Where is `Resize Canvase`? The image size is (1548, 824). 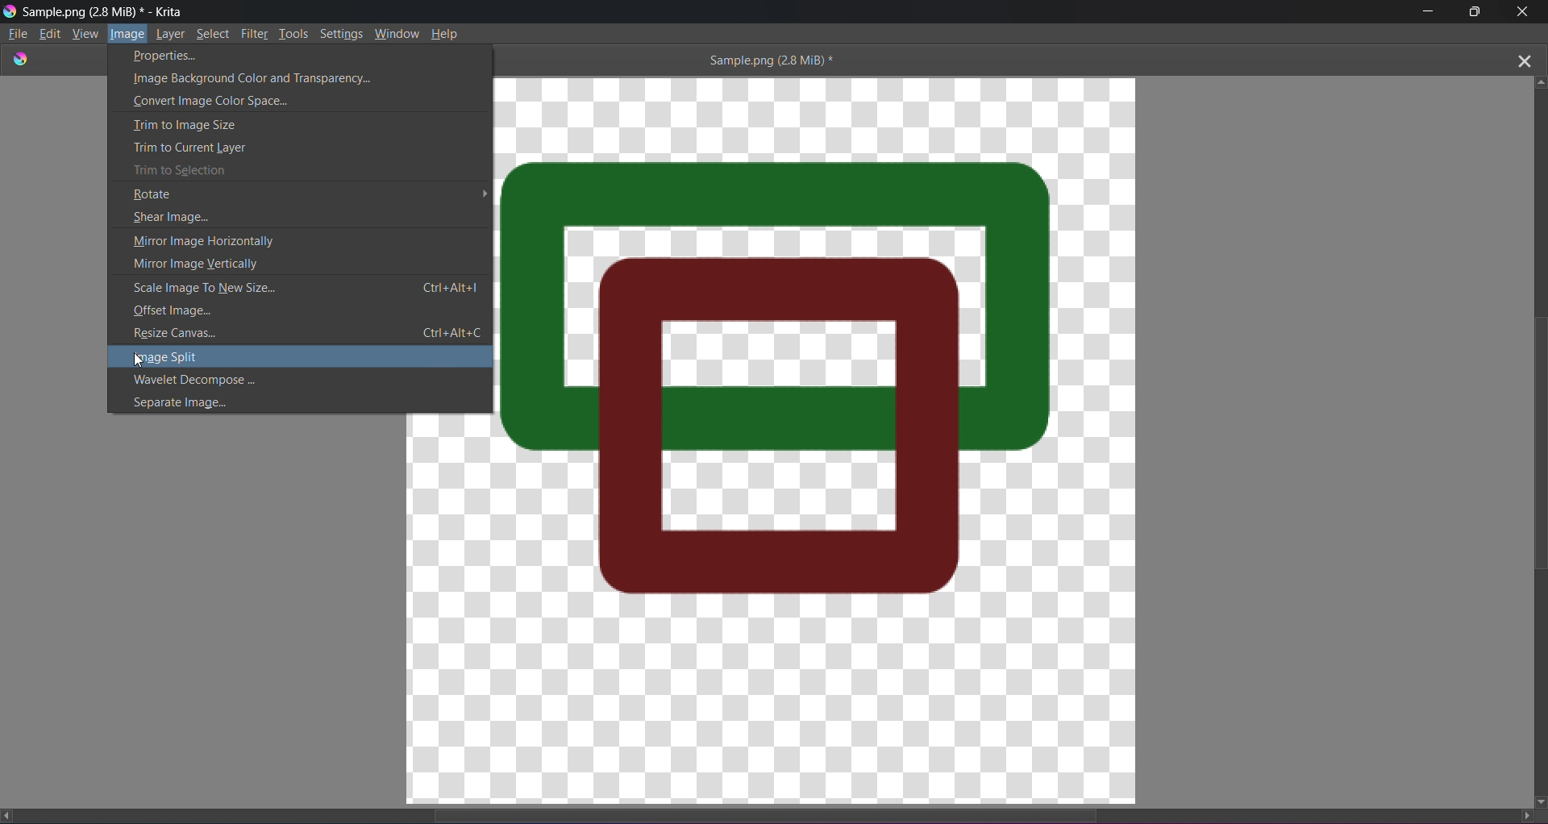
Resize Canvase is located at coordinates (306, 333).